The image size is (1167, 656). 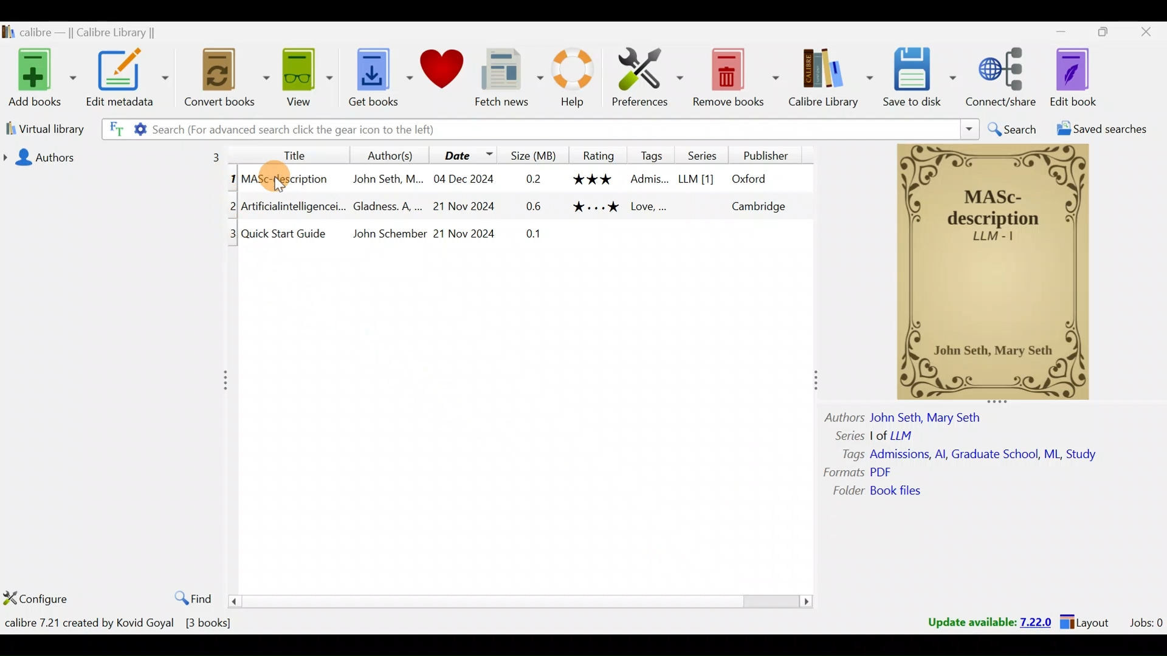 What do you see at coordinates (387, 179) in the screenshot?
I see `` at bounding box center [387, 179].